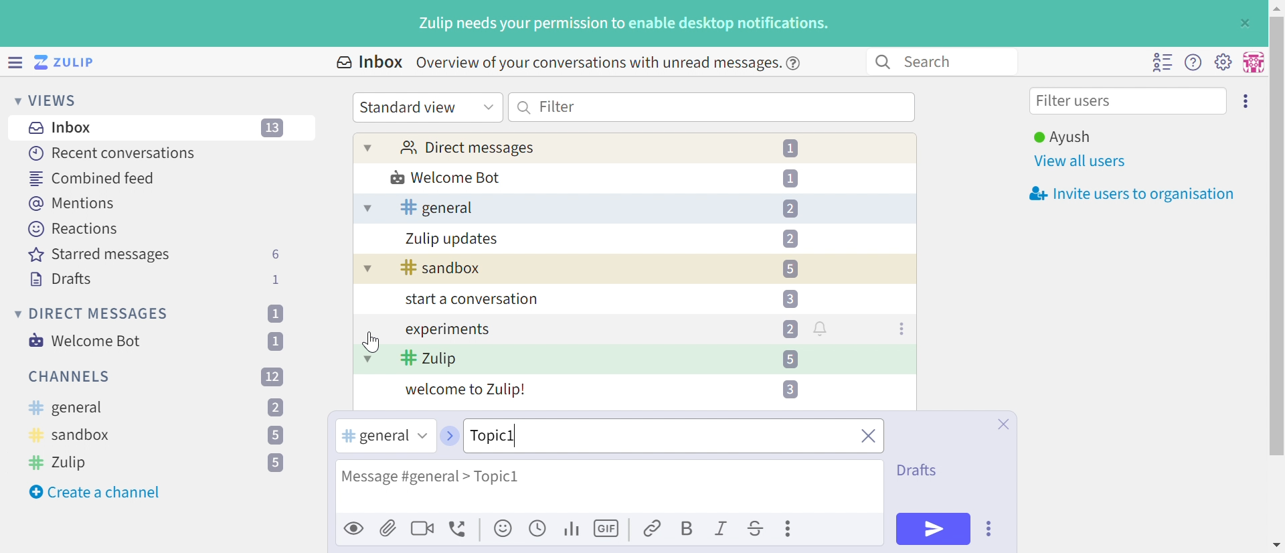 The height and width of the screenshot is (553, 1285). Describe the element at coordinates (452, 239) in the screenshot. I see `Zulip updates` at that location.